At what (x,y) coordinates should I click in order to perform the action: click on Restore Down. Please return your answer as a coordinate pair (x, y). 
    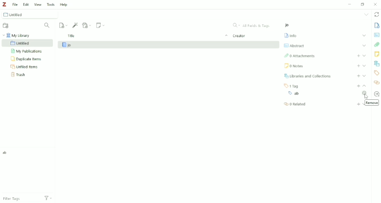
    Looking at the image, I should click on (363, 5).